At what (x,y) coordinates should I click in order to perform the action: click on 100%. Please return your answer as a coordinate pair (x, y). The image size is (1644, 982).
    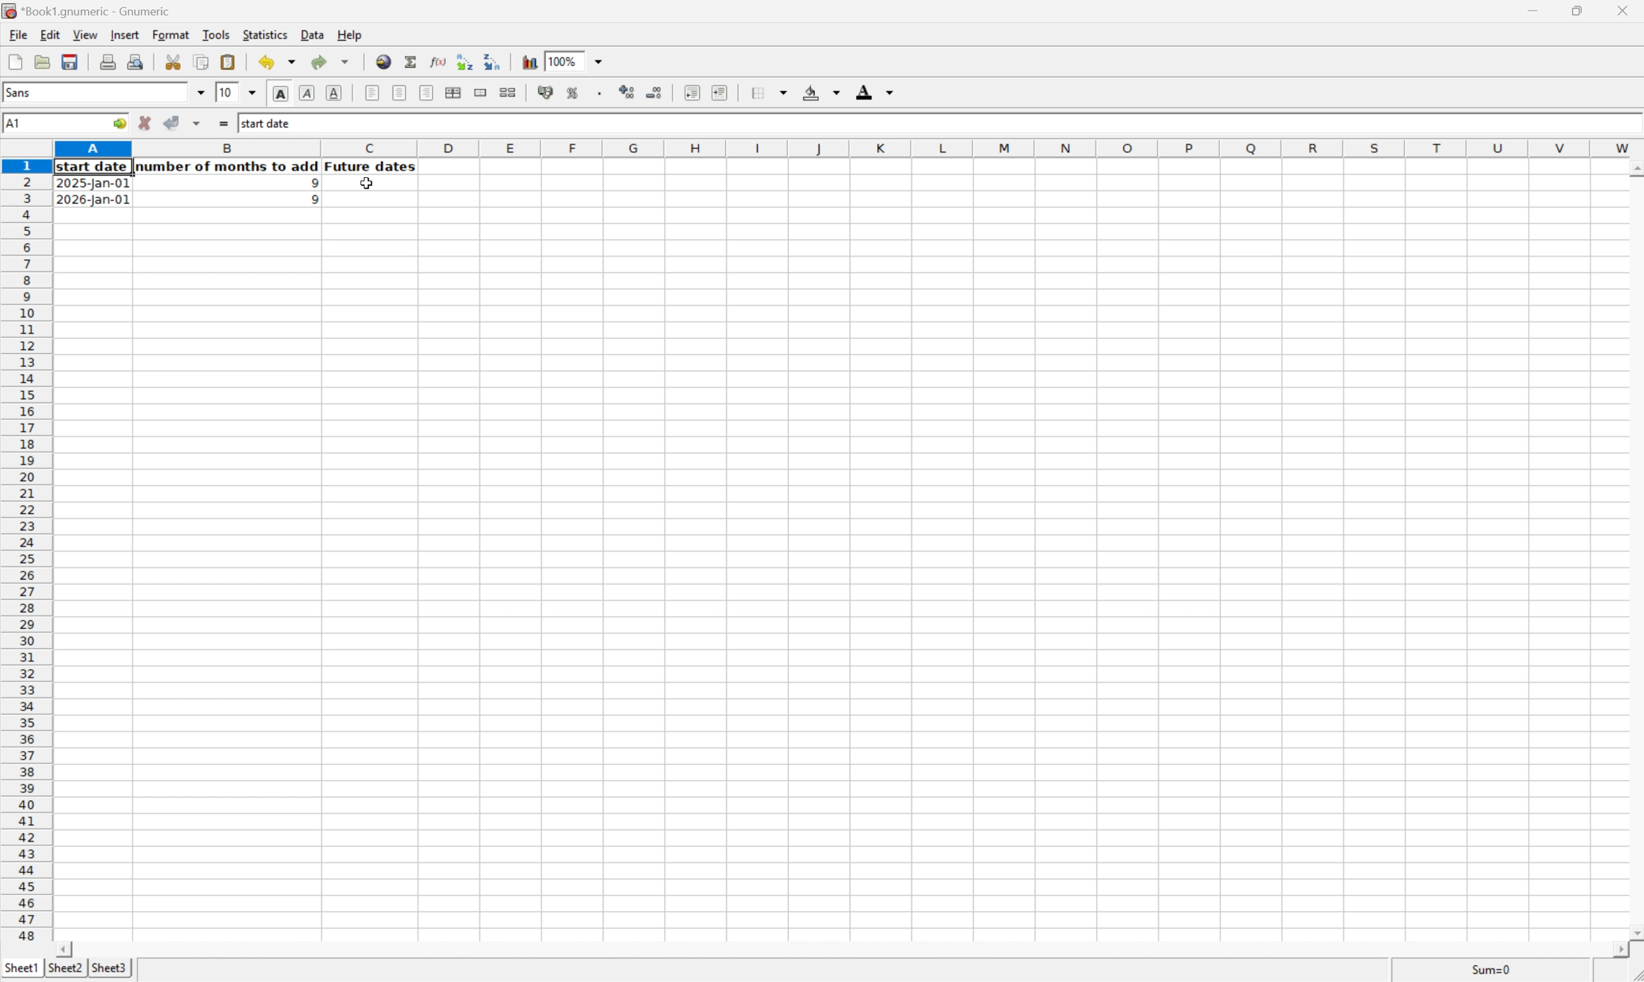
    Looking at the image, I should click on (561, 60).